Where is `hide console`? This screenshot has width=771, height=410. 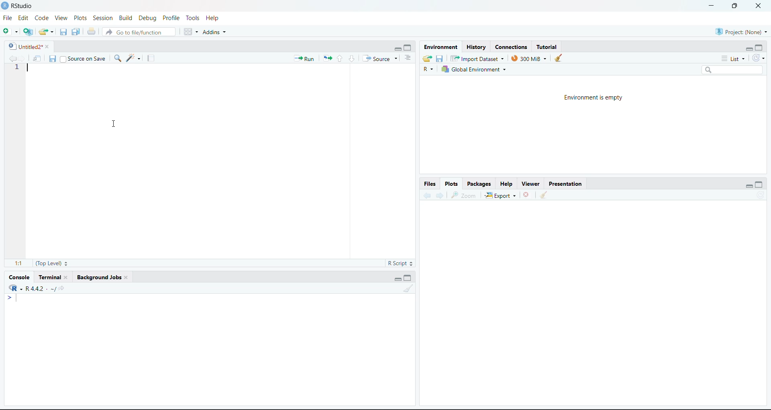
hide console is located at coordinates (409, 277).